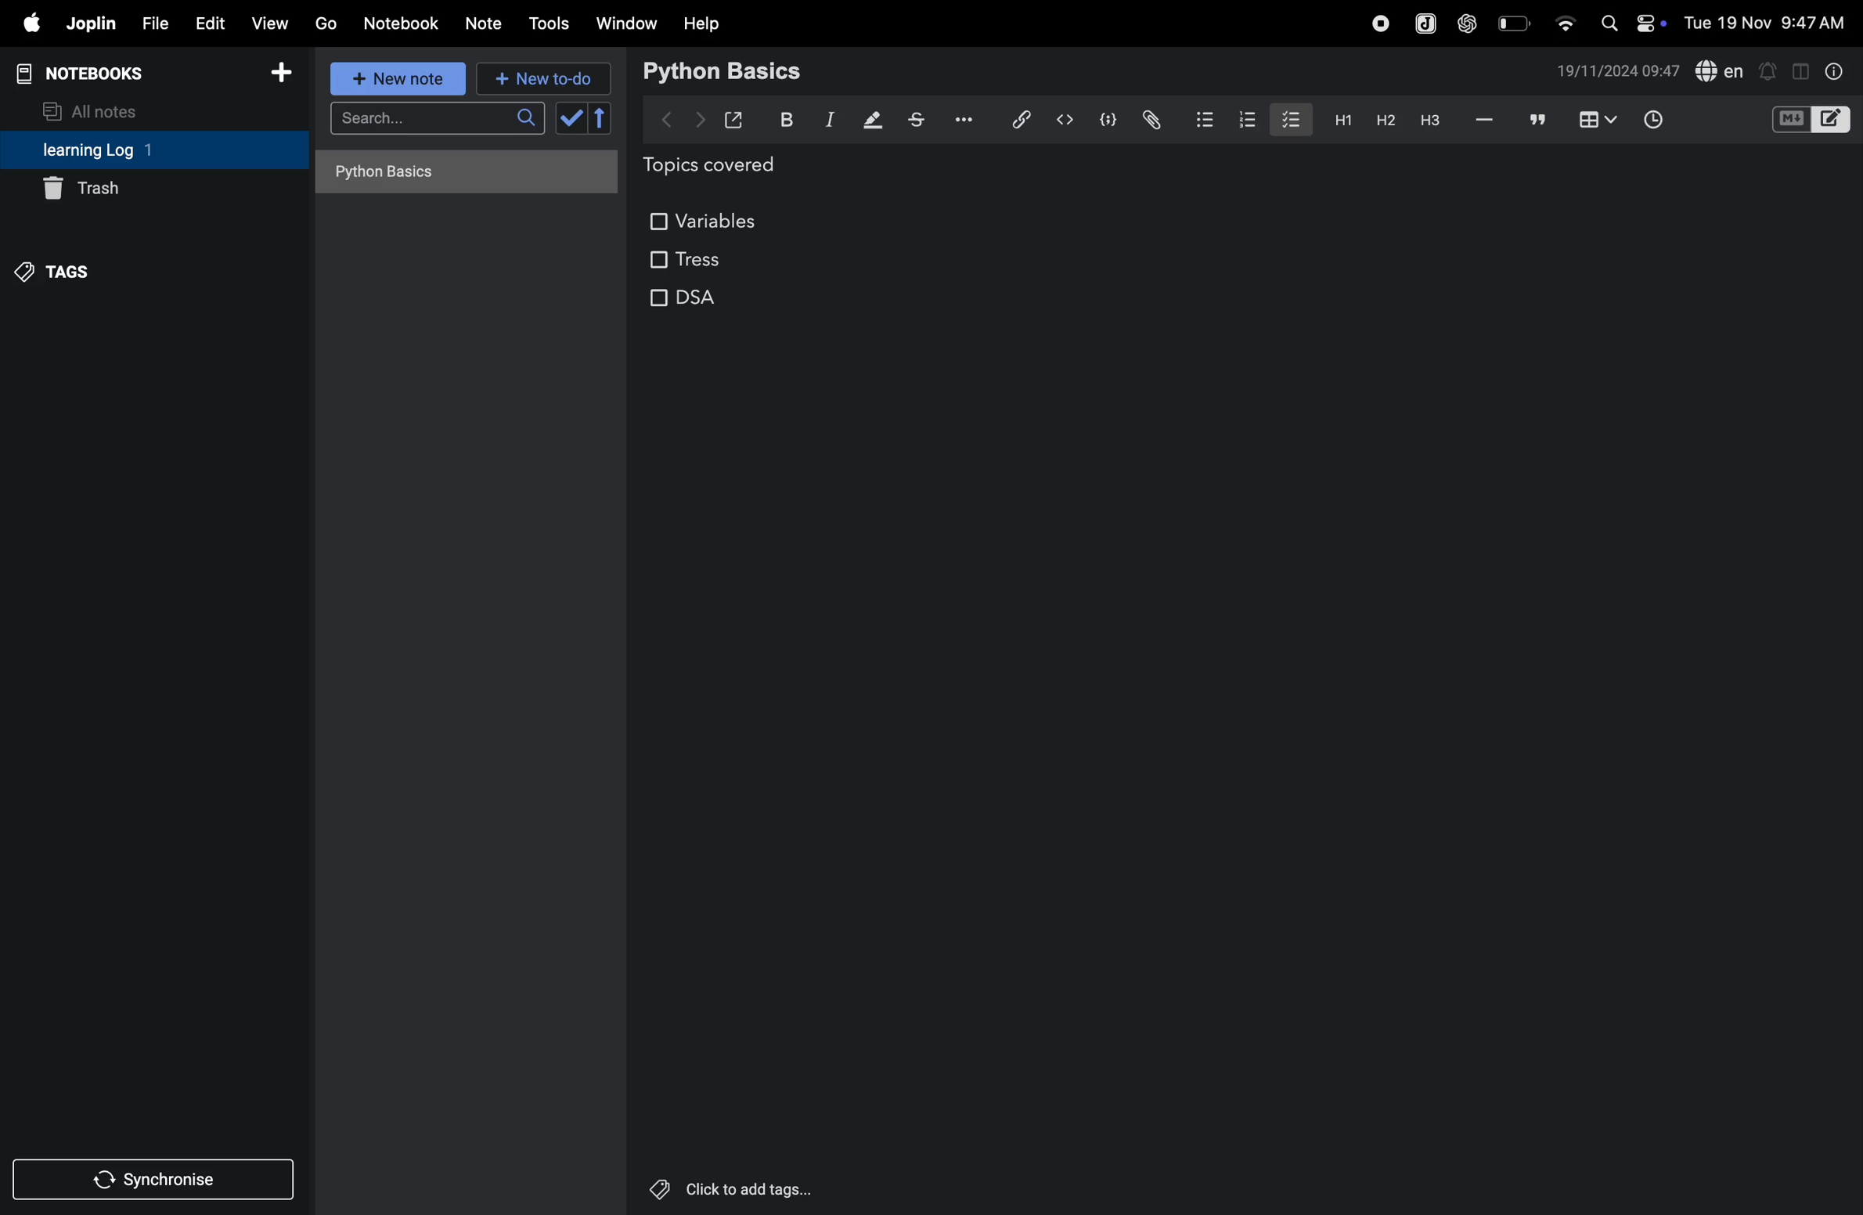  What do you see at coordinates (1671, 121) in the screenshot?
I see `add time` at bounding box center [1671, 121].